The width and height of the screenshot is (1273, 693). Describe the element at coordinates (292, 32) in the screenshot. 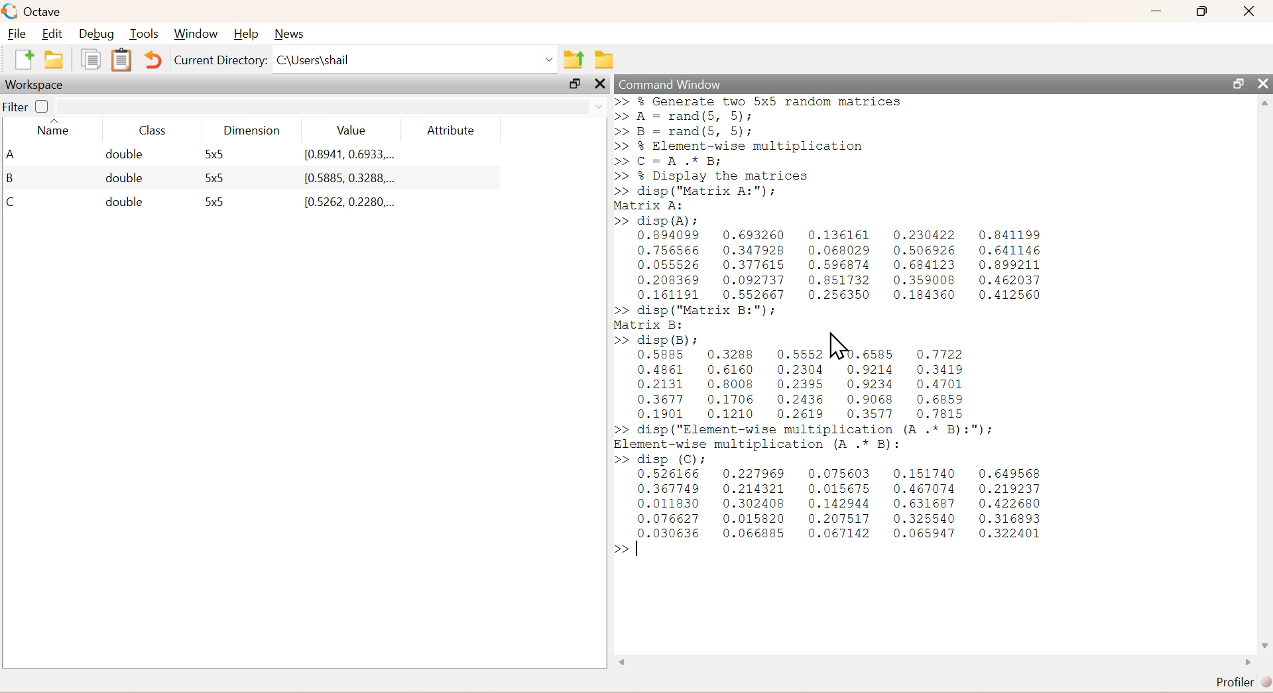

I see `News` at that location.